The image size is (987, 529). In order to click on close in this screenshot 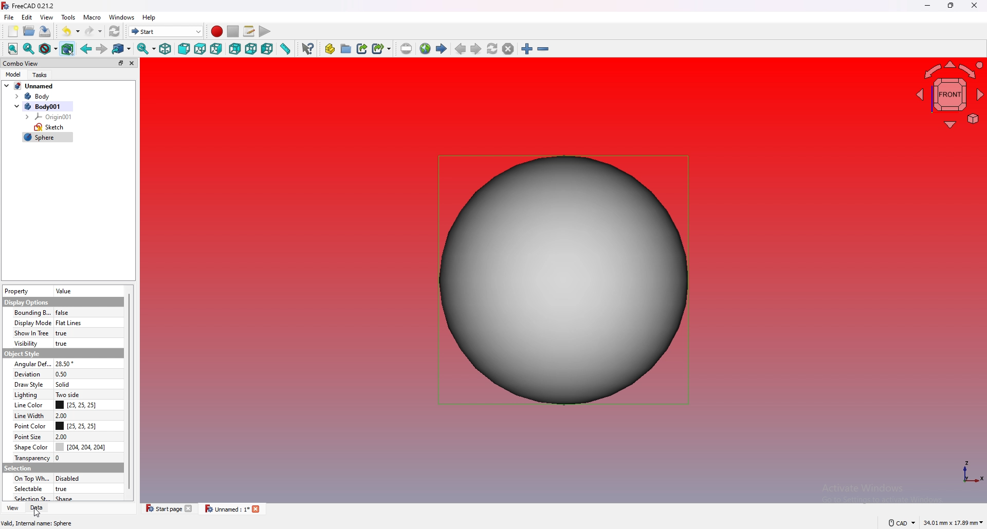, I will do `click(132, 63)`.